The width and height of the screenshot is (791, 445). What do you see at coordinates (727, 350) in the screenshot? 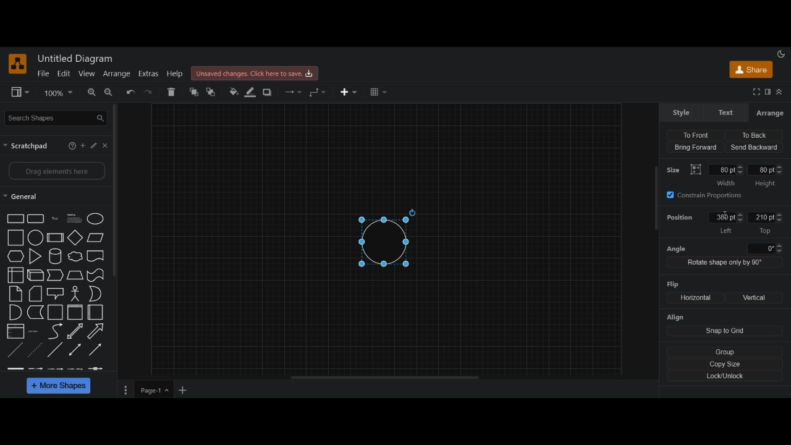
I see `group` at bounding box center [727, 350].